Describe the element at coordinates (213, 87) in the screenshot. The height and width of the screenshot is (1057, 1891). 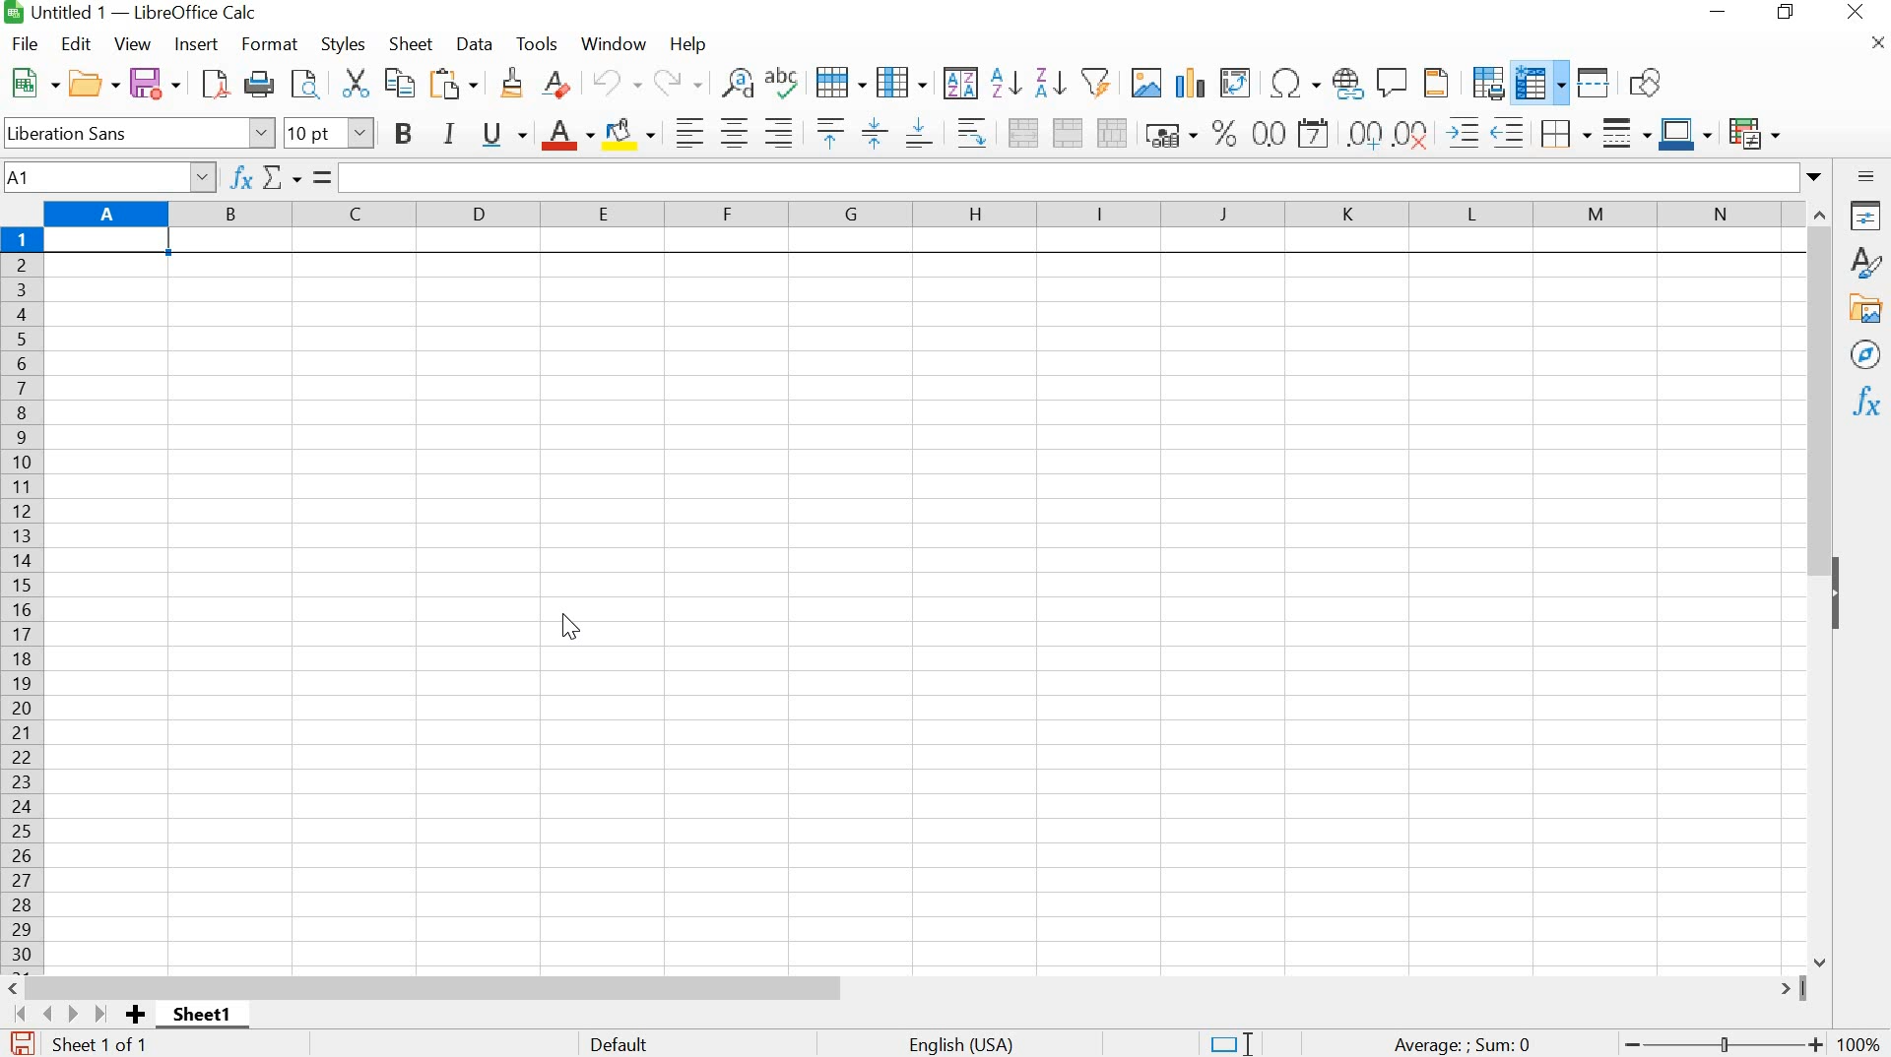
I see `SAVE AS PDF` at that location.